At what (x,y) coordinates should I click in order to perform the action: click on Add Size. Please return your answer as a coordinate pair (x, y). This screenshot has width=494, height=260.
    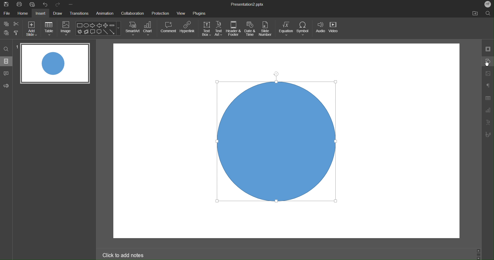
    Looking at the image, I should click on (31, 28).